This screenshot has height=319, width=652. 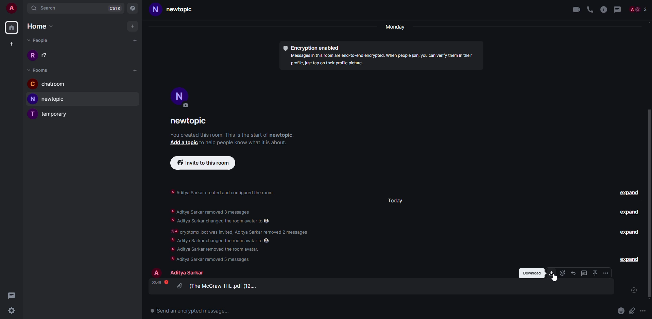 What do you see at coordinates (157, 272) in the screenshot?
I see `profile` at bounding box center [157, 272].